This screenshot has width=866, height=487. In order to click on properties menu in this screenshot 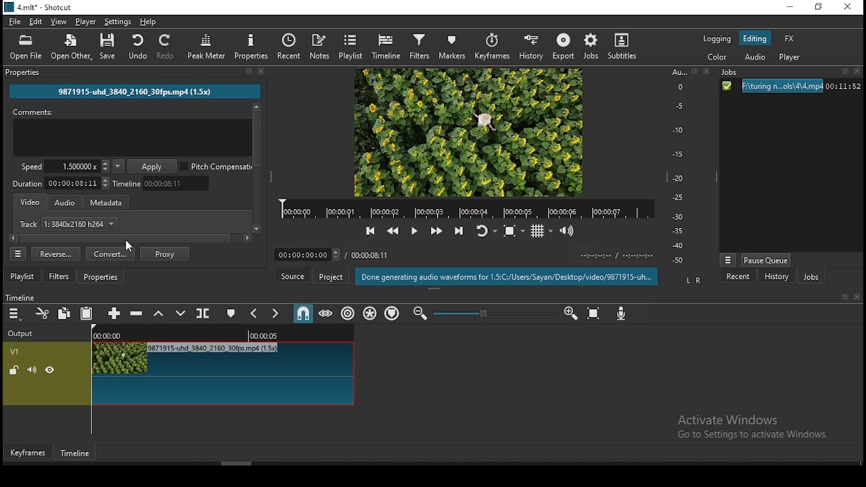, I will do `click(18, 254)`.